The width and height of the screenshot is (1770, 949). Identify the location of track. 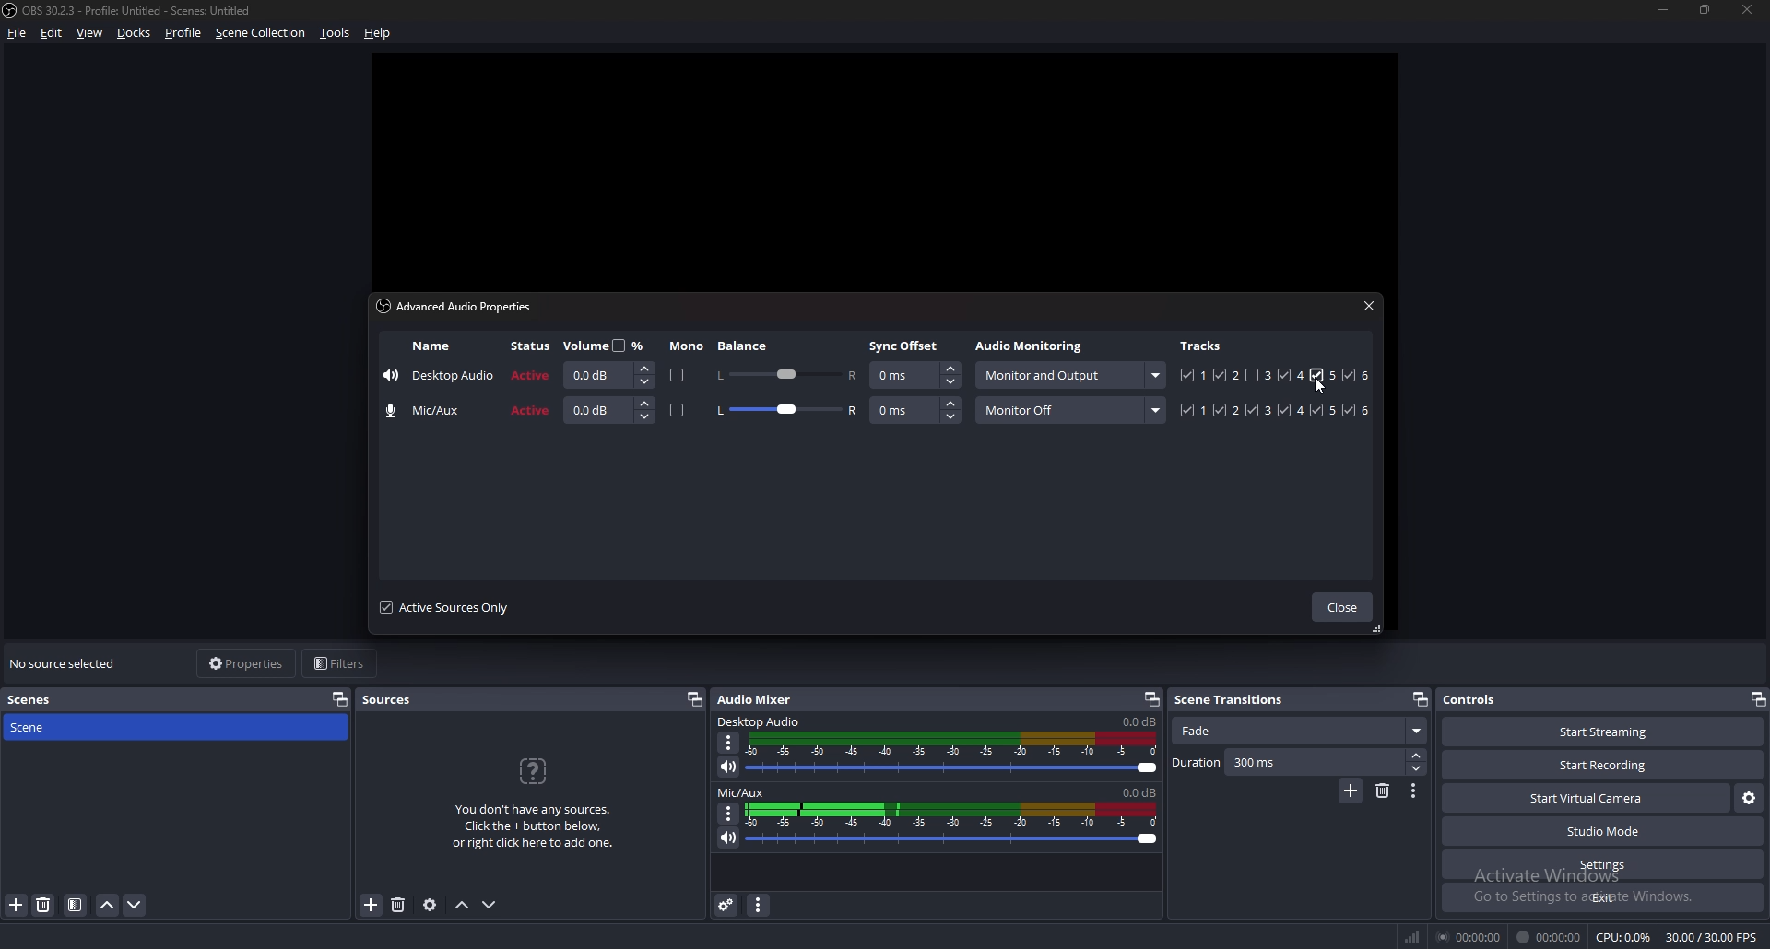
(1252, 375).